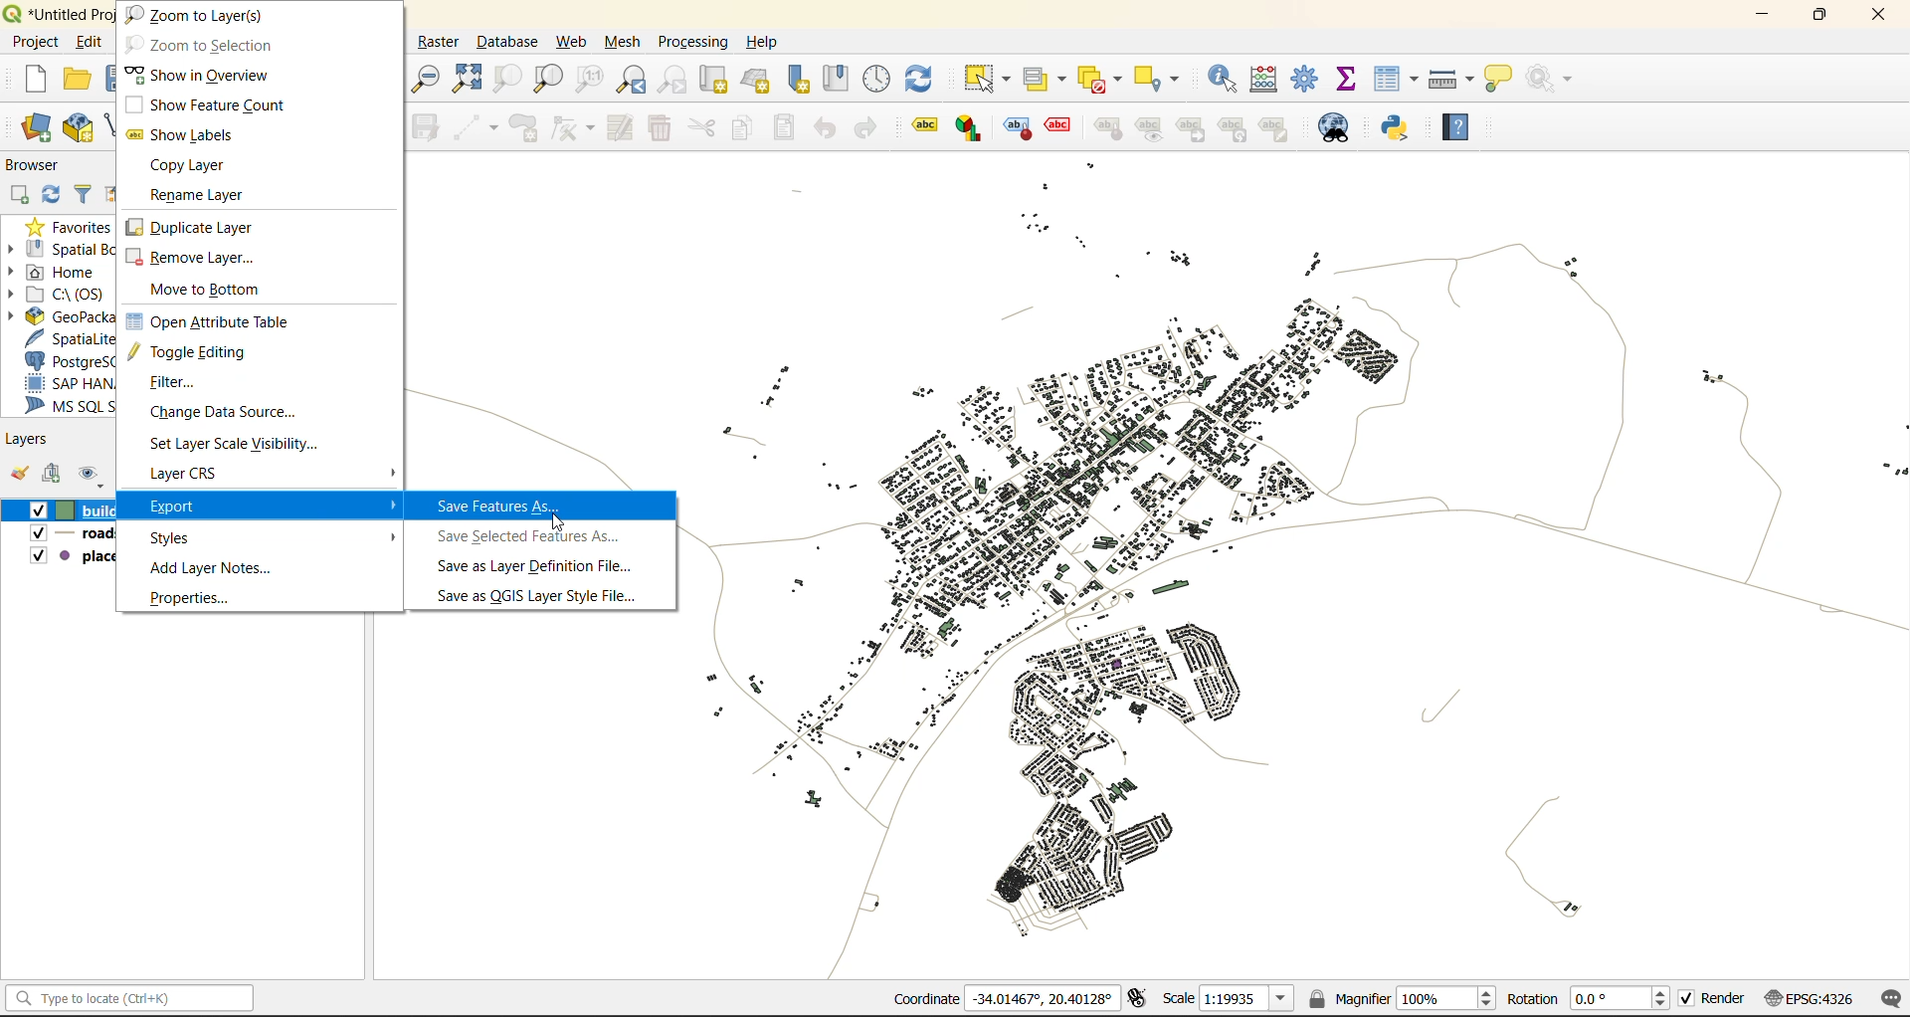  I want to click on move a label and diagram, so click(1186, 130).